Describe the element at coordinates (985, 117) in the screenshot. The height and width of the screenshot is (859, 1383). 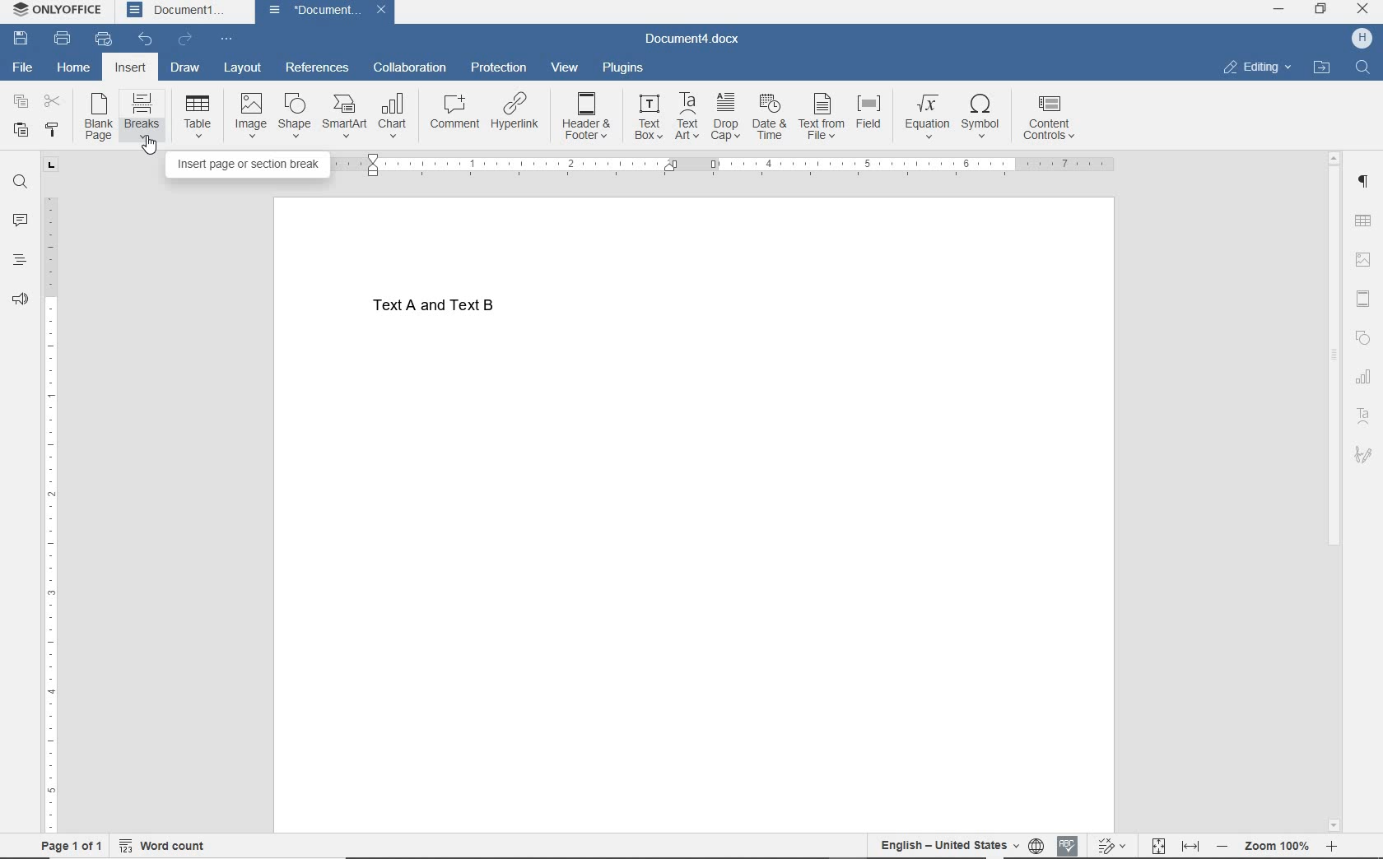
I see `SYMBOL` at that location.